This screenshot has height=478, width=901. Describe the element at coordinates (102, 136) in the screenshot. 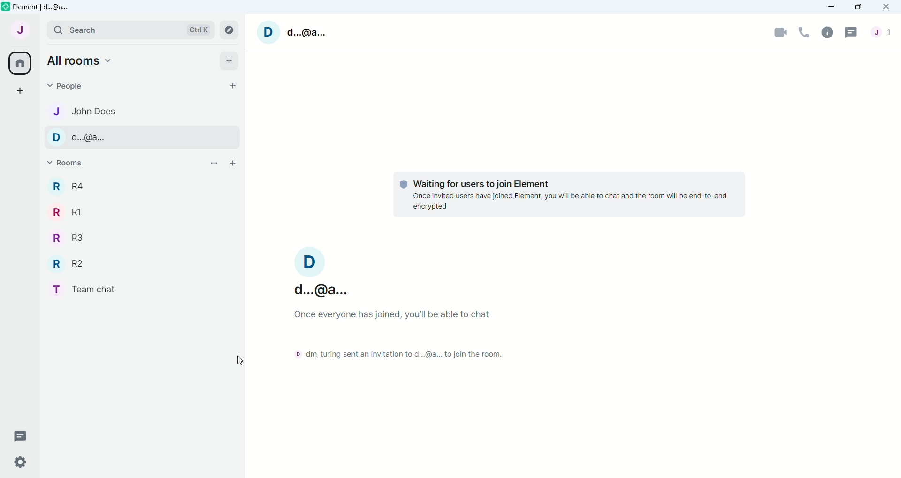

I see `Contact name` at that location.